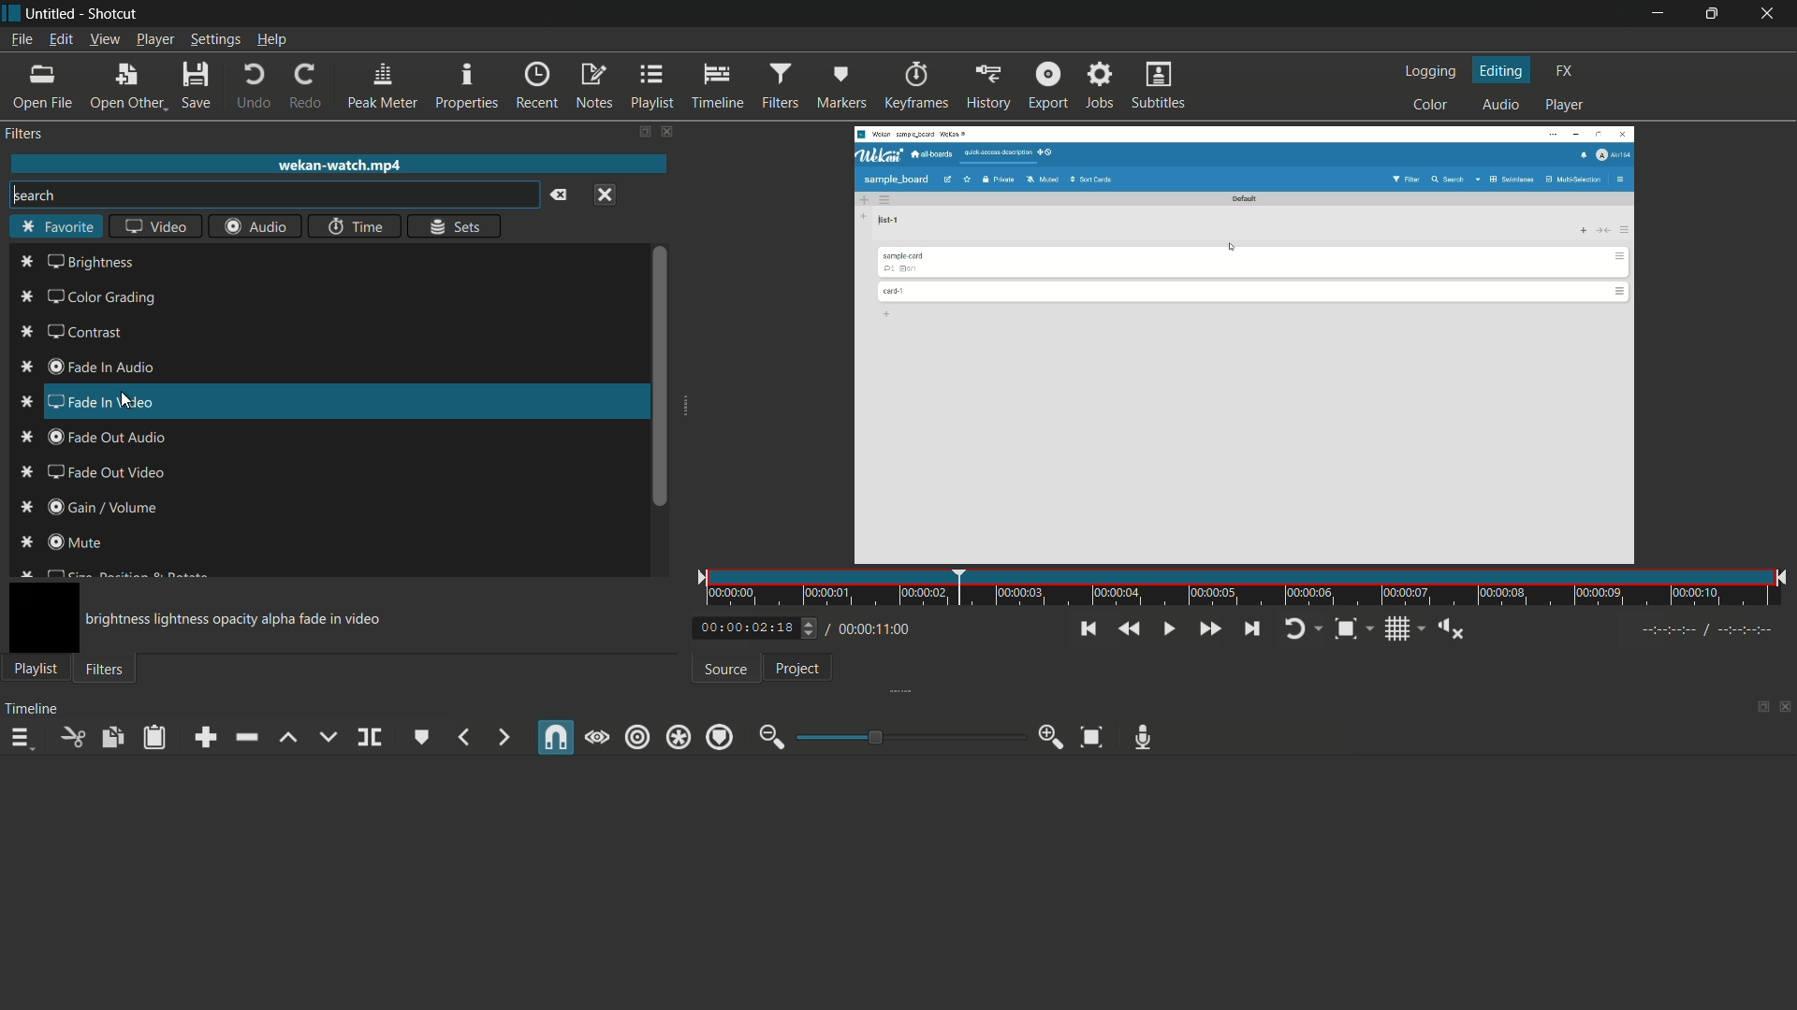 The height and width of the screenshot is (1010, 1797). What do you see at coordinates (1504, 71) in the screenshot?
I see `editing` at bounding box center [1504, 71].